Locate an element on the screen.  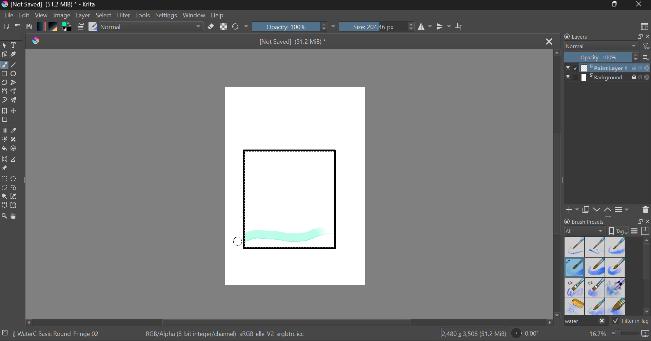
Bezier Curve is located at coordinates (4, 92).